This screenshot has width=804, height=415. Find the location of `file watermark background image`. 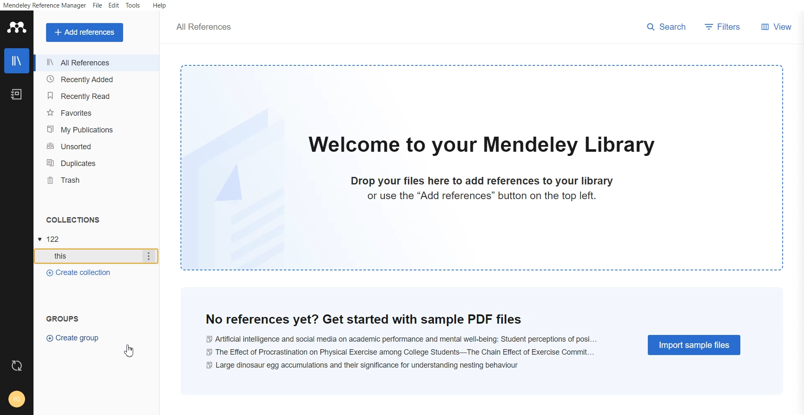

file watermark background image is located at coordinates (239, 184).